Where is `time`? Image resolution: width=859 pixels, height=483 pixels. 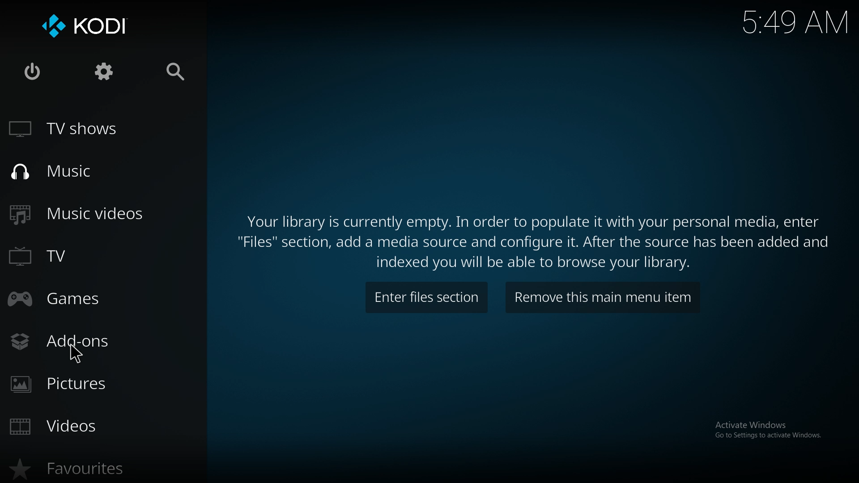 time is located at coordinates (796, 23).